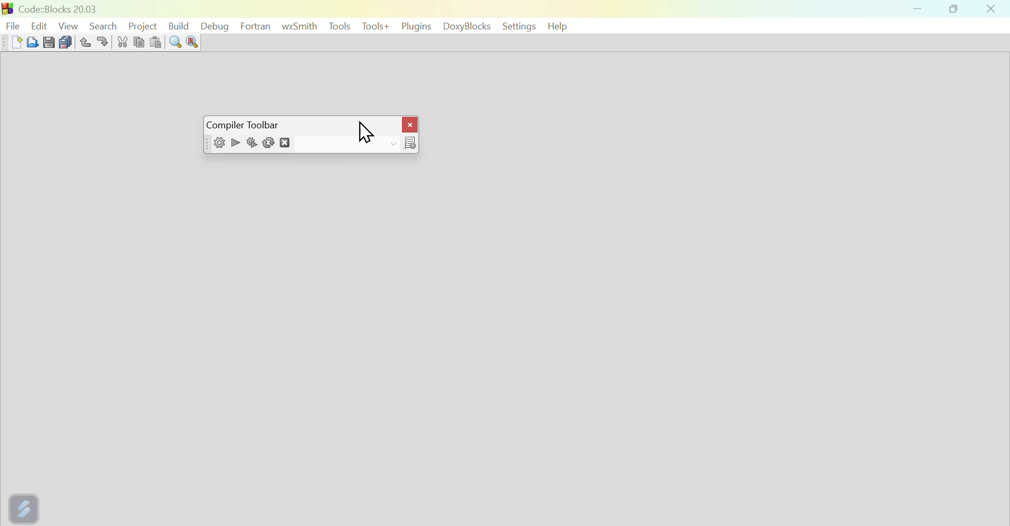  Describe the element at coordinates (374, 27) in the screenshot. I see `Tools+` at that location.